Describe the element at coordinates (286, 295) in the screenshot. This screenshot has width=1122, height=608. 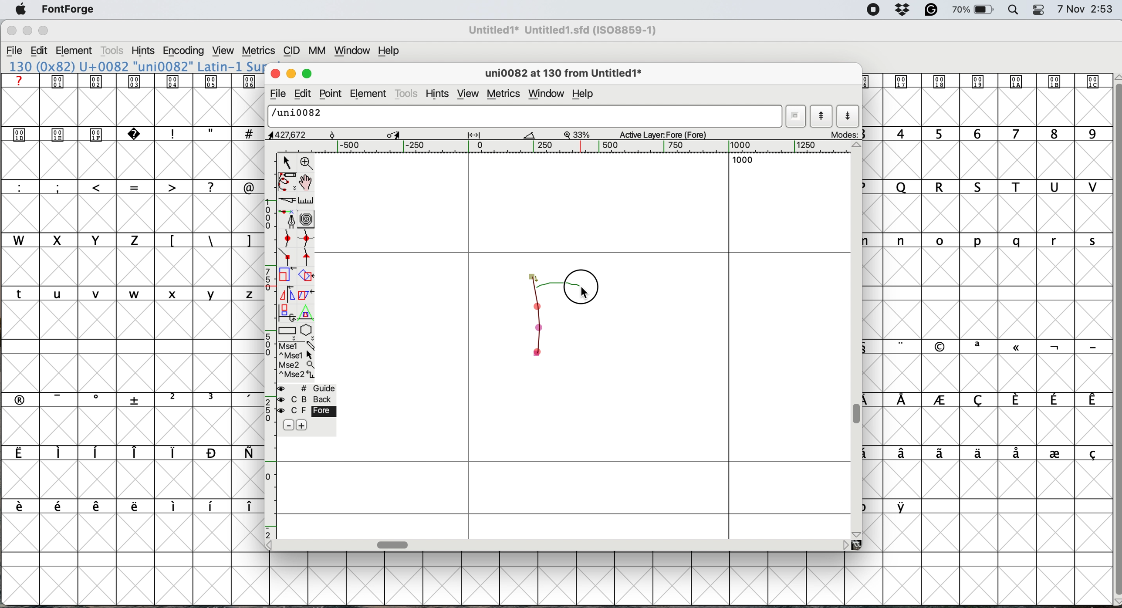
I see `flip selection` at that location.